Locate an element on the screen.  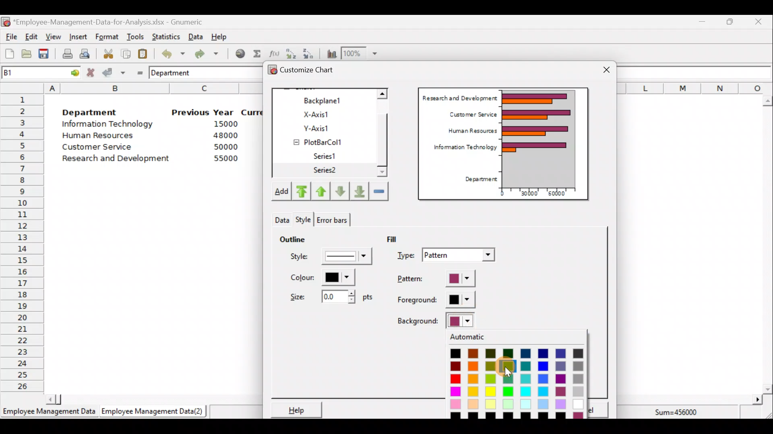
Customize chart is located at coordinates (312, 71).